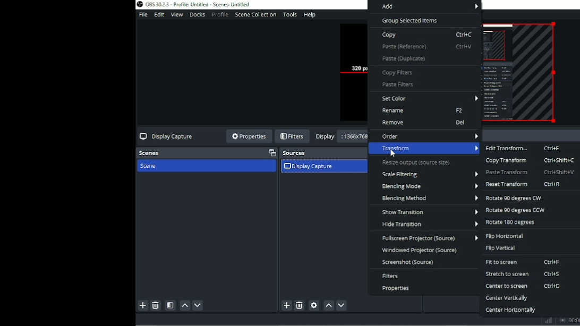  I want to click on Graph, so click(547, 320).